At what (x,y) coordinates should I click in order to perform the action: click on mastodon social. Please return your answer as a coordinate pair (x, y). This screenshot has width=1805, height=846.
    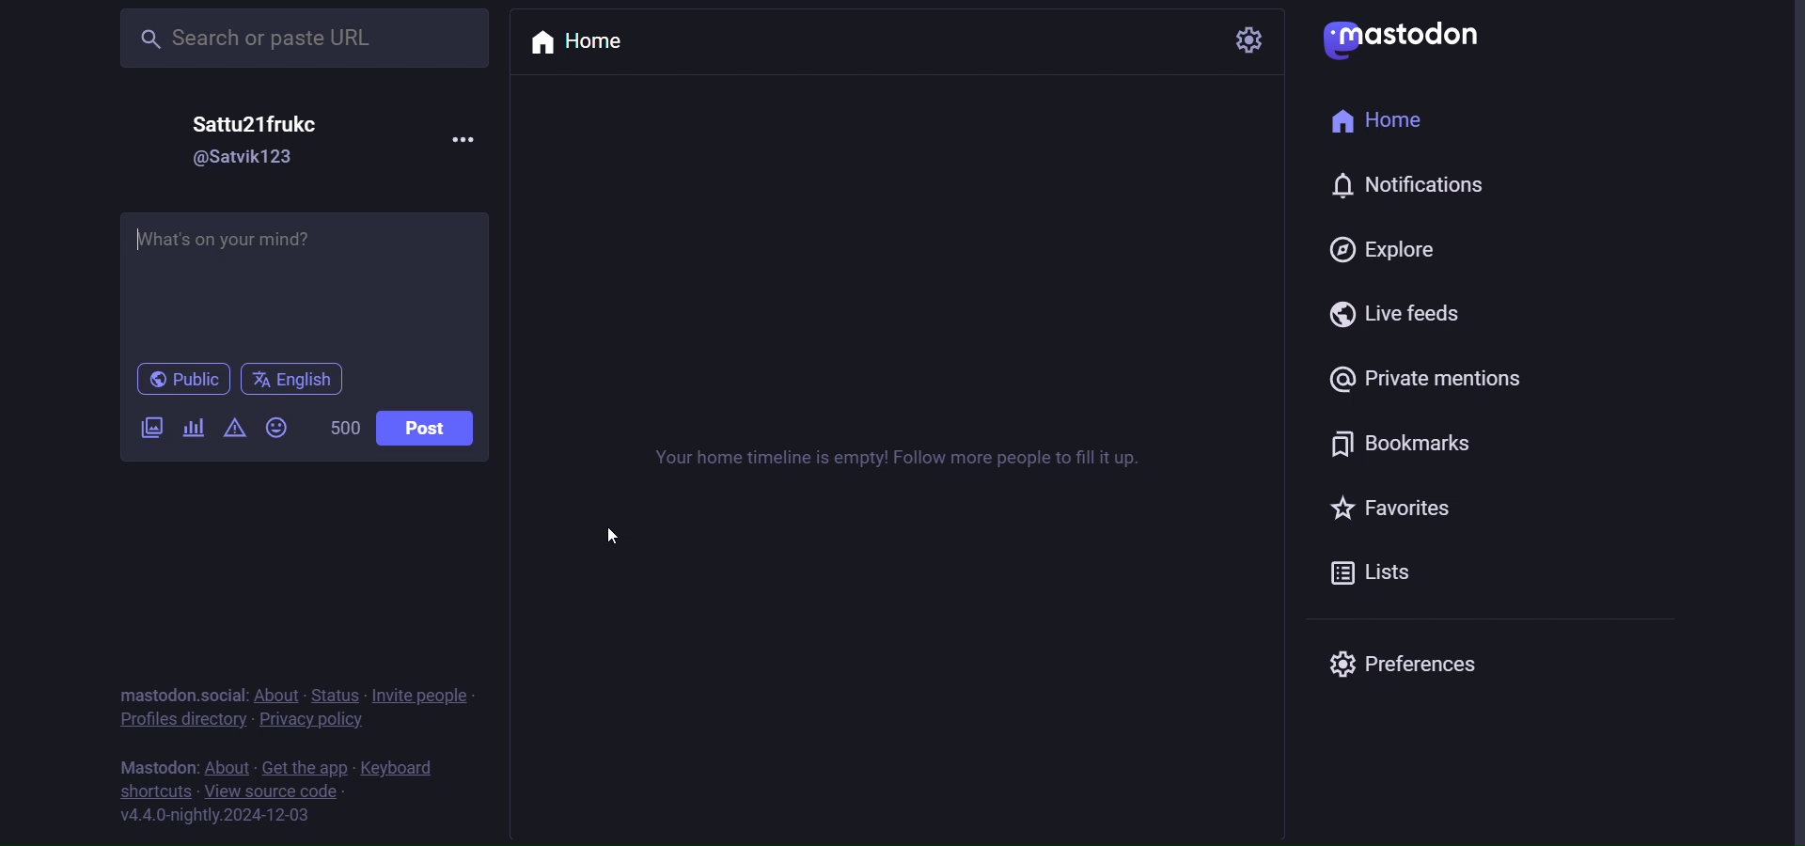
    Looking at the image, I should click on (182, 693).